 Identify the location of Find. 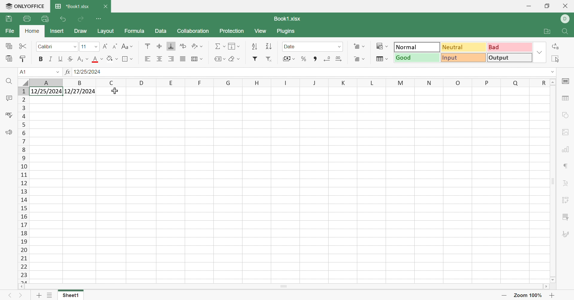
(9, 81).